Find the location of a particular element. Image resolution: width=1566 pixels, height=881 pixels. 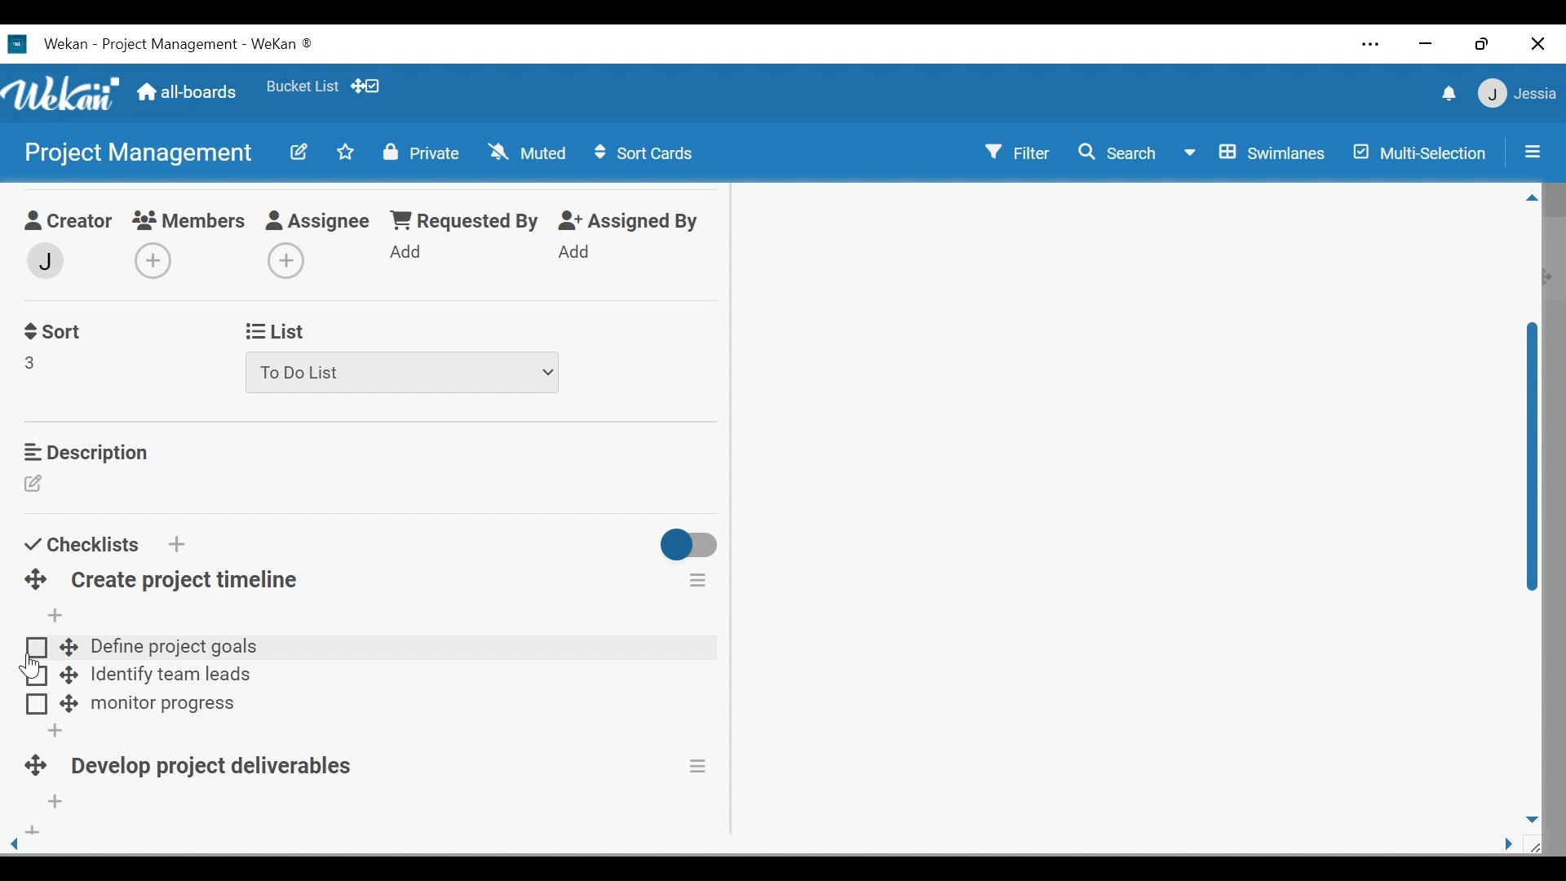

 is located at coordinates (190, 220).